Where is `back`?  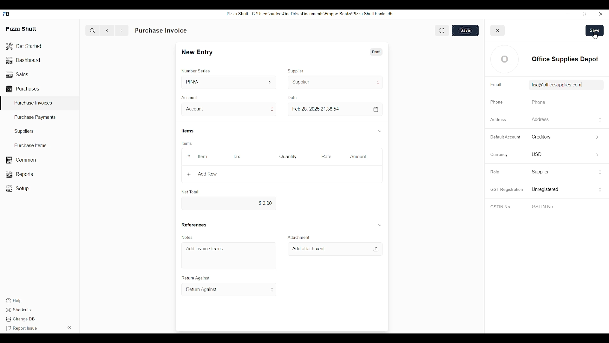
back is located at coordinates (108, 30).